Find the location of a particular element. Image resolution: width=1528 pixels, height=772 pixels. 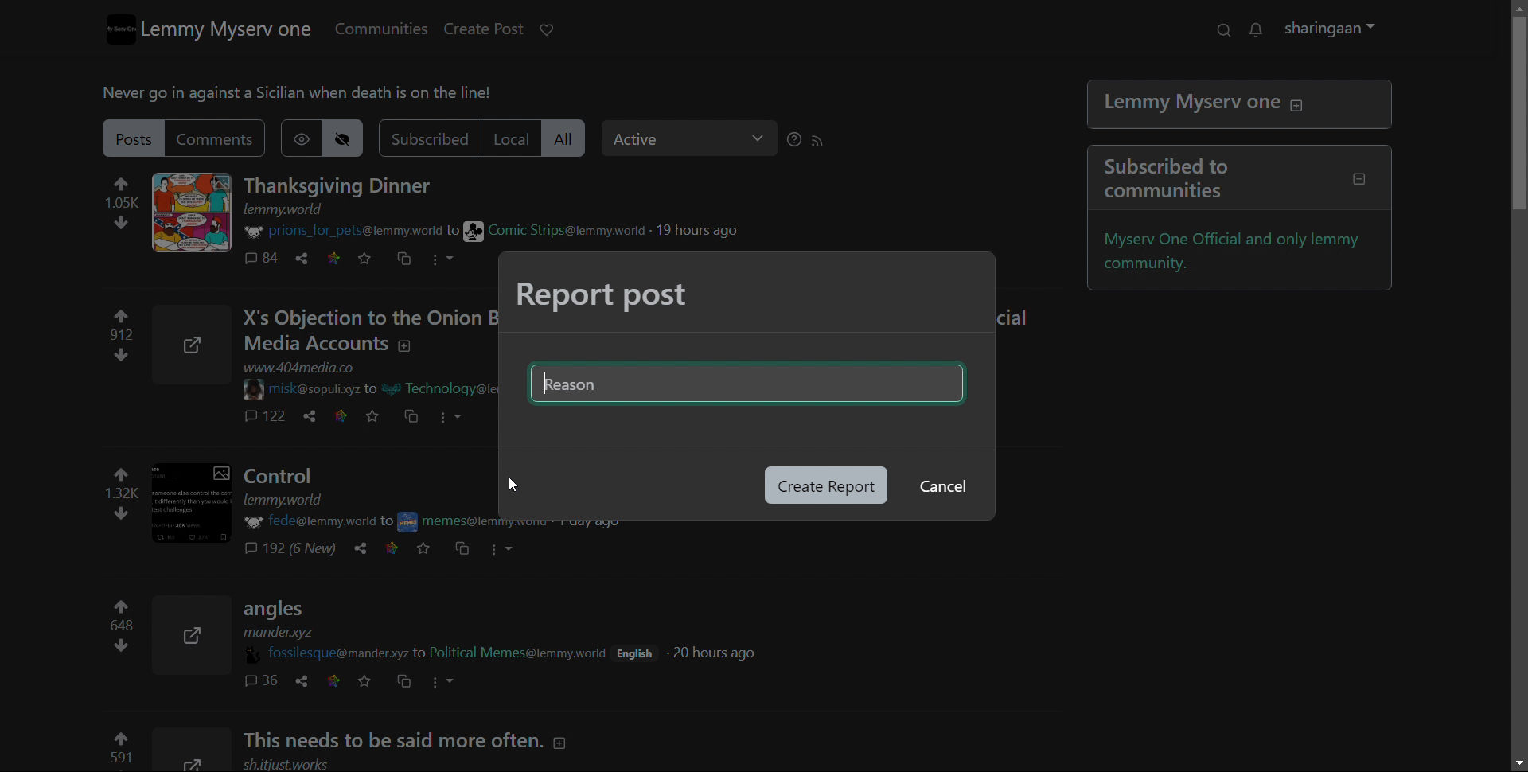

url is located at coordinates (294, 764).